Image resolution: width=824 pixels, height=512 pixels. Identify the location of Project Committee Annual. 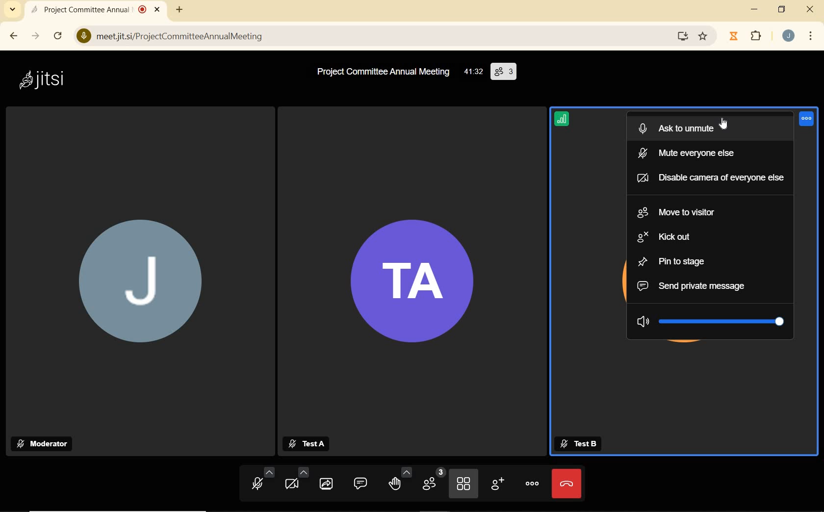
(90, 9).